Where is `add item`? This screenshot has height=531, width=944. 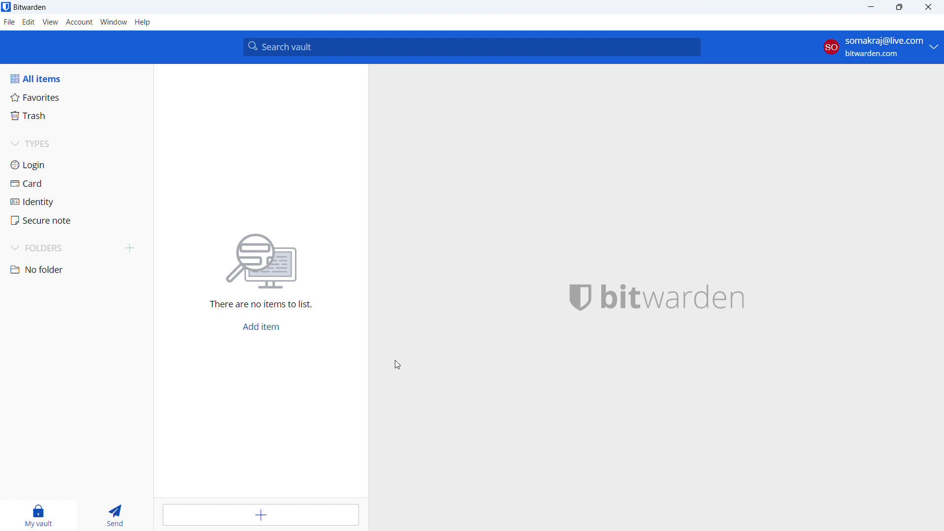
add item is located at coordinates (262, 514).